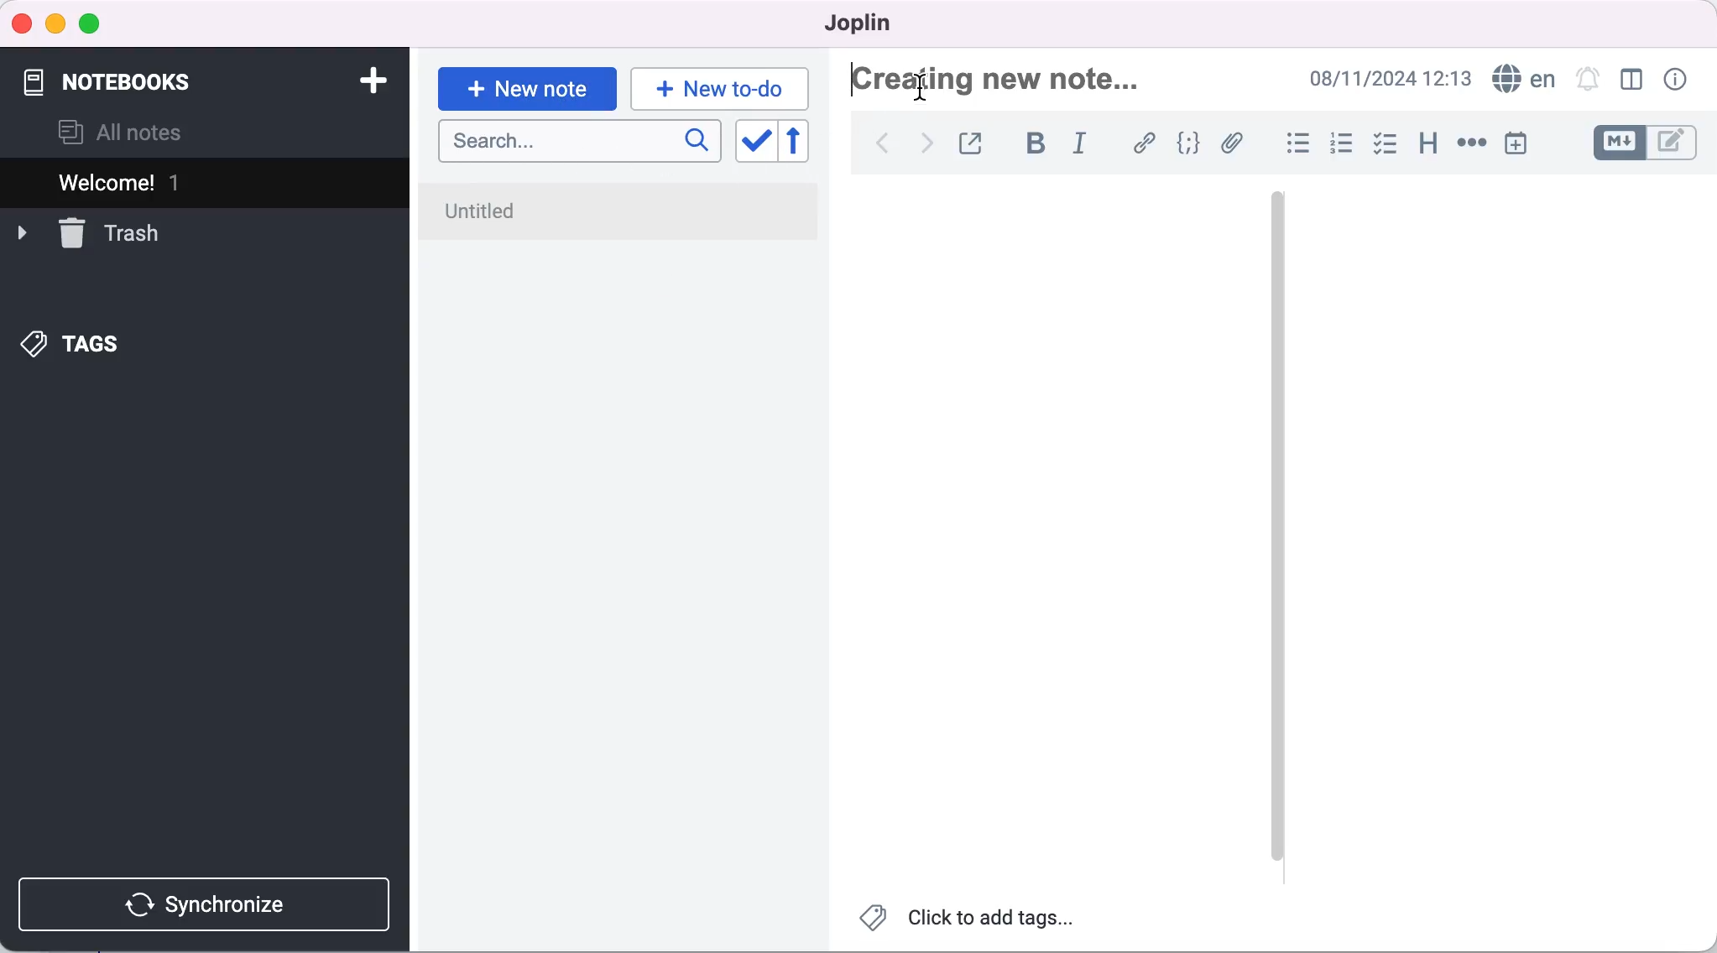  What do you see at coordinates (208, 180) in the screenshot?
I see `welcome 1` at bounding box center [208, 180].